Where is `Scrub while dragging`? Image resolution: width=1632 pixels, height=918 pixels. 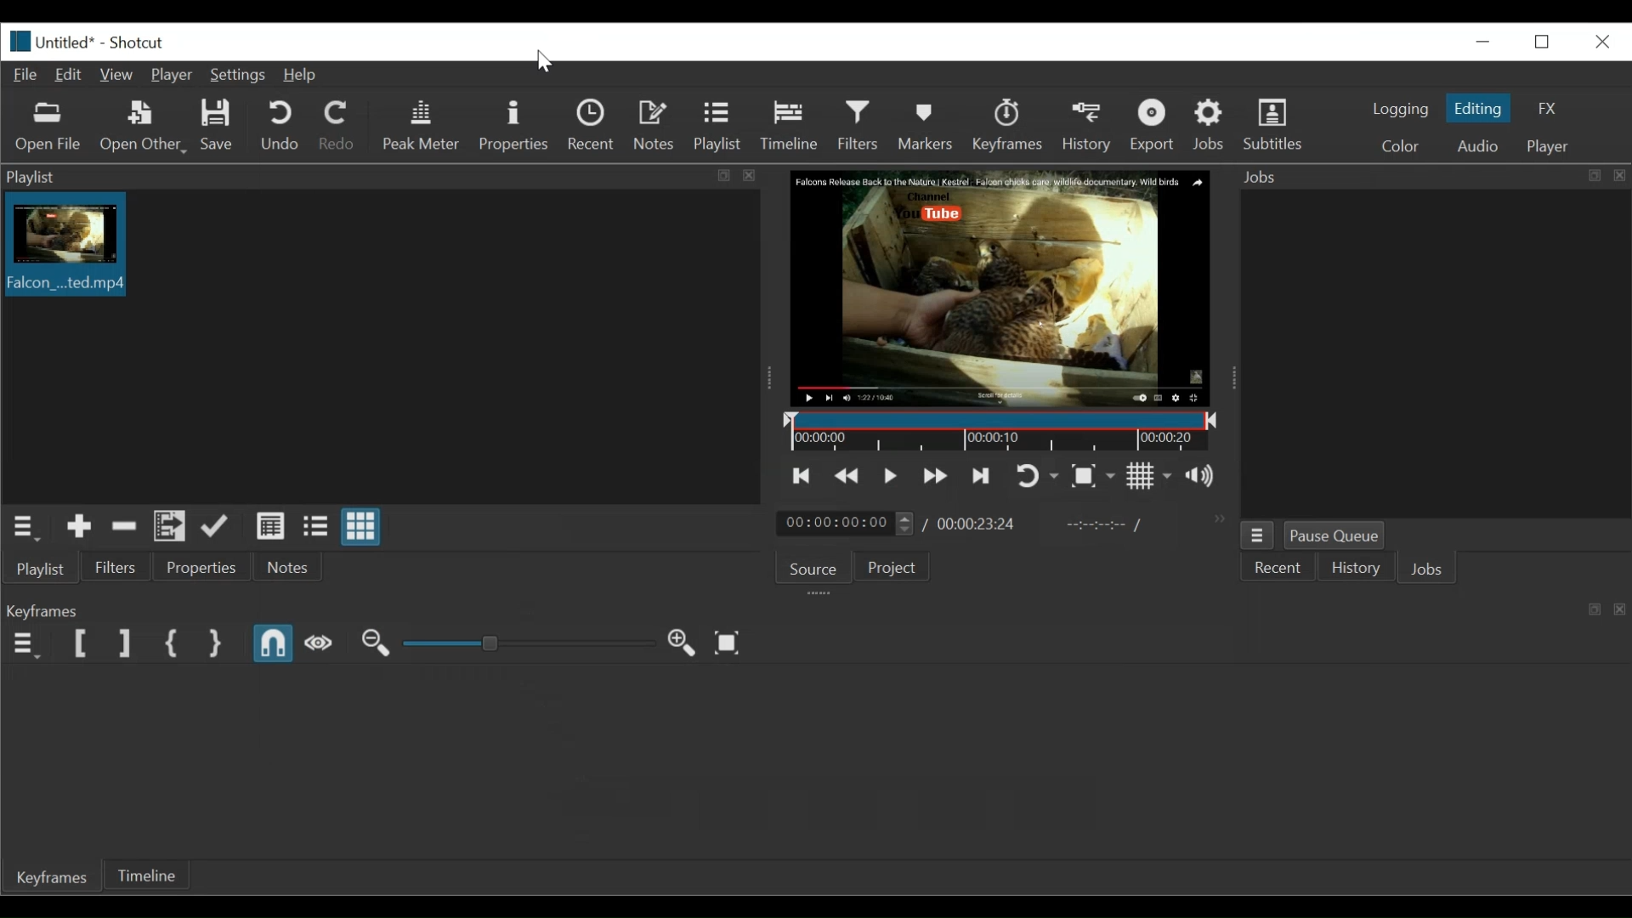 Scrub while dragging is located at coordinates (320, 647).